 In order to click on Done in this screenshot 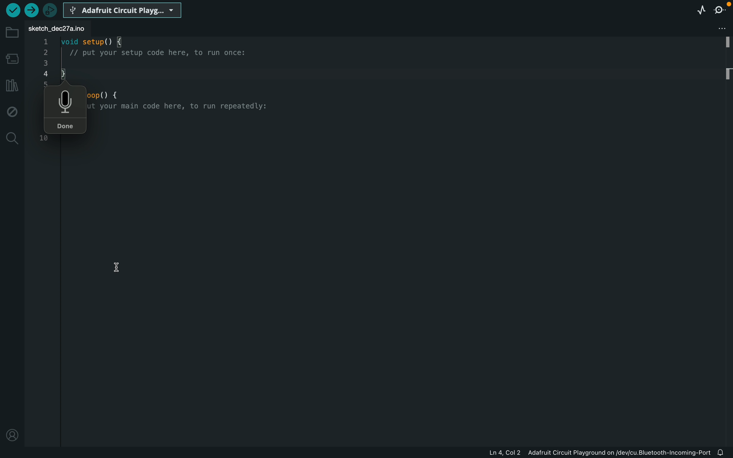, I will do `click(67, 127)`.